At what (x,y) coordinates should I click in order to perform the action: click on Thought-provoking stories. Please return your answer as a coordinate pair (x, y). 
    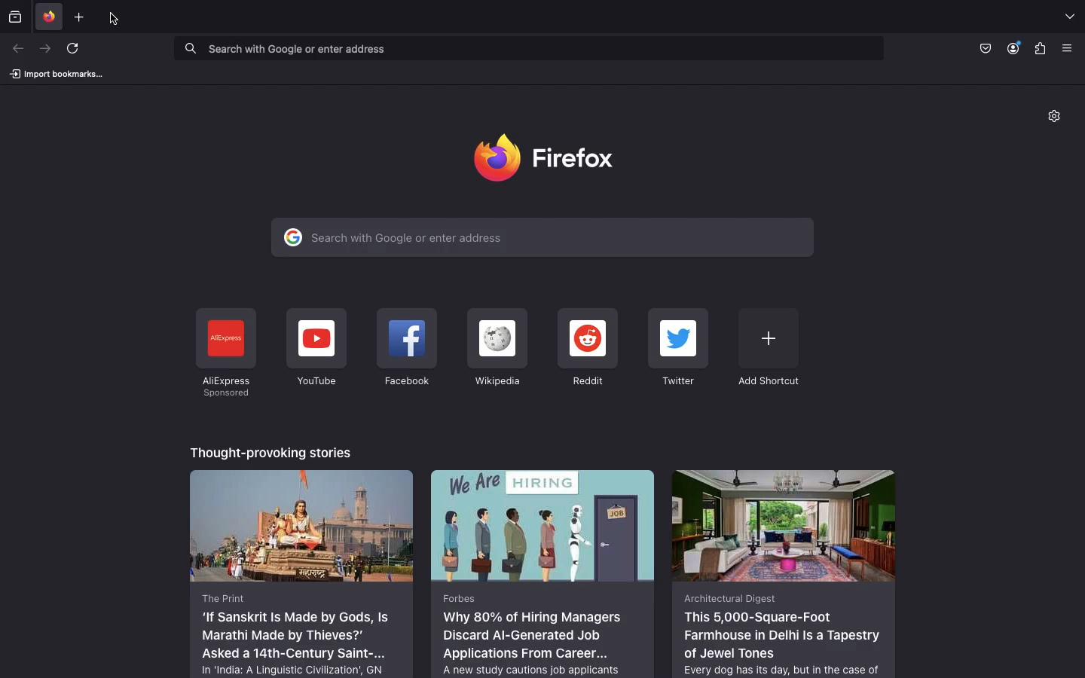
    Looking at the image, I should click on (273, 450).